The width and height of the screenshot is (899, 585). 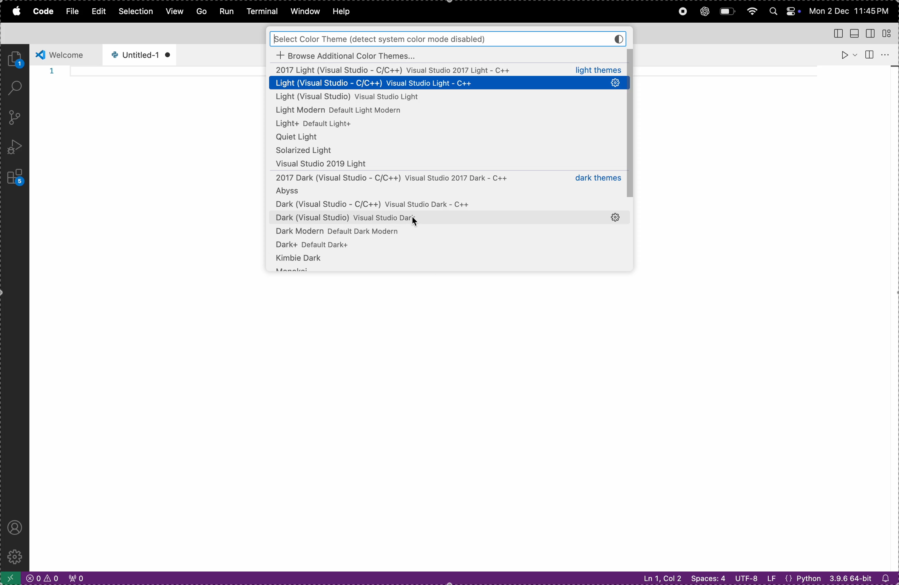 What do you see at coordinates (618, 218) in the screenshot?
I see `setting` at bounding box center [618, 218].